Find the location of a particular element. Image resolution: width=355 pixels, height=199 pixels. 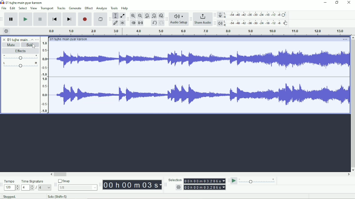

Audacity play-at-speed toolbar is located at coordinates (229, 181).